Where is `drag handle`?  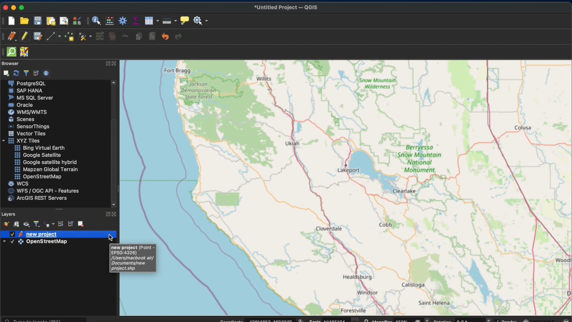 drag handle is located at coordinates (60, 210).